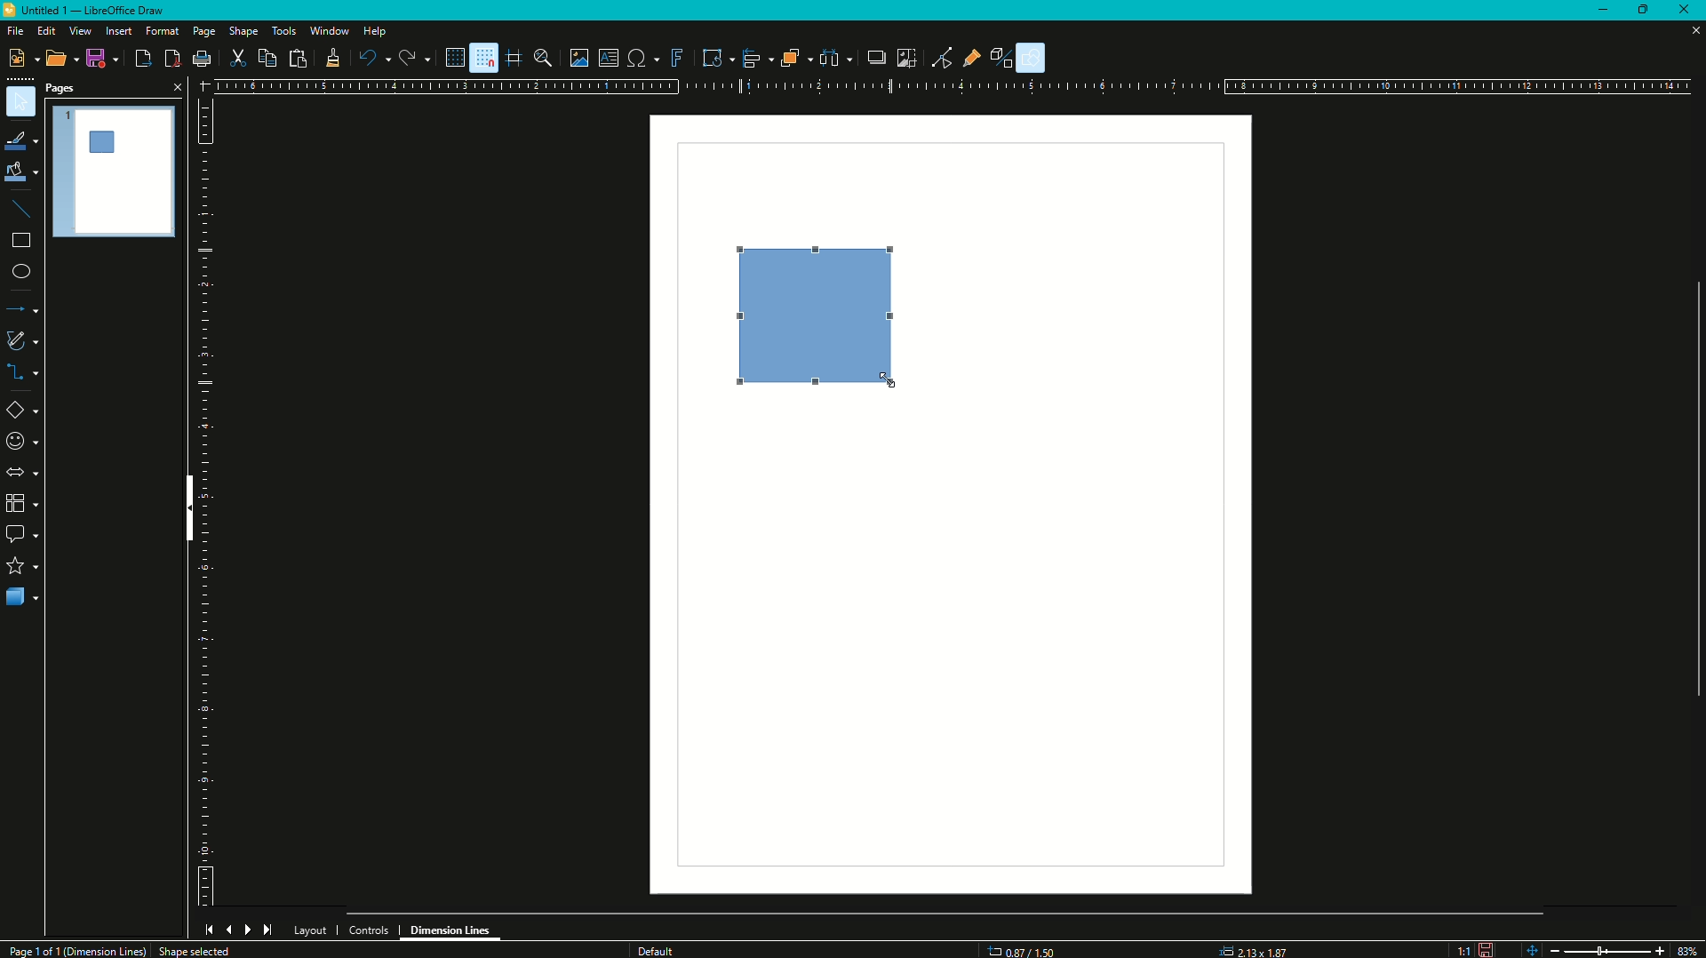  I want to click on Close, so click(1688, 11).